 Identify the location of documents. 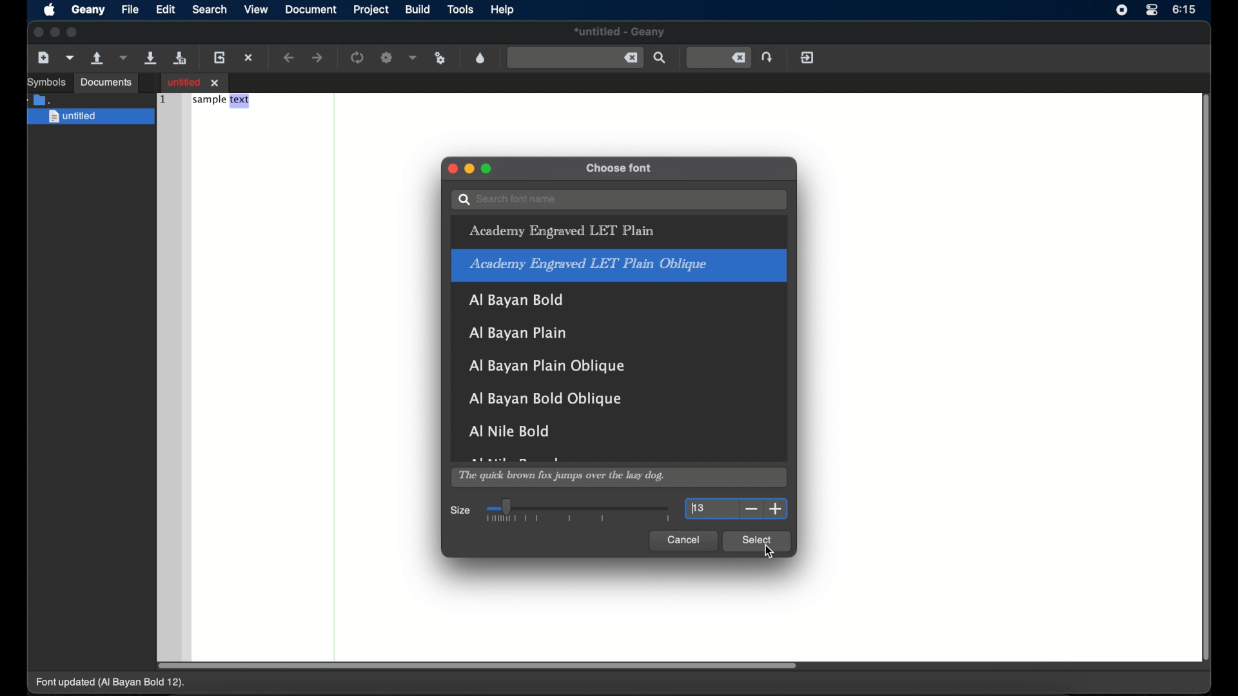
(107, 82).